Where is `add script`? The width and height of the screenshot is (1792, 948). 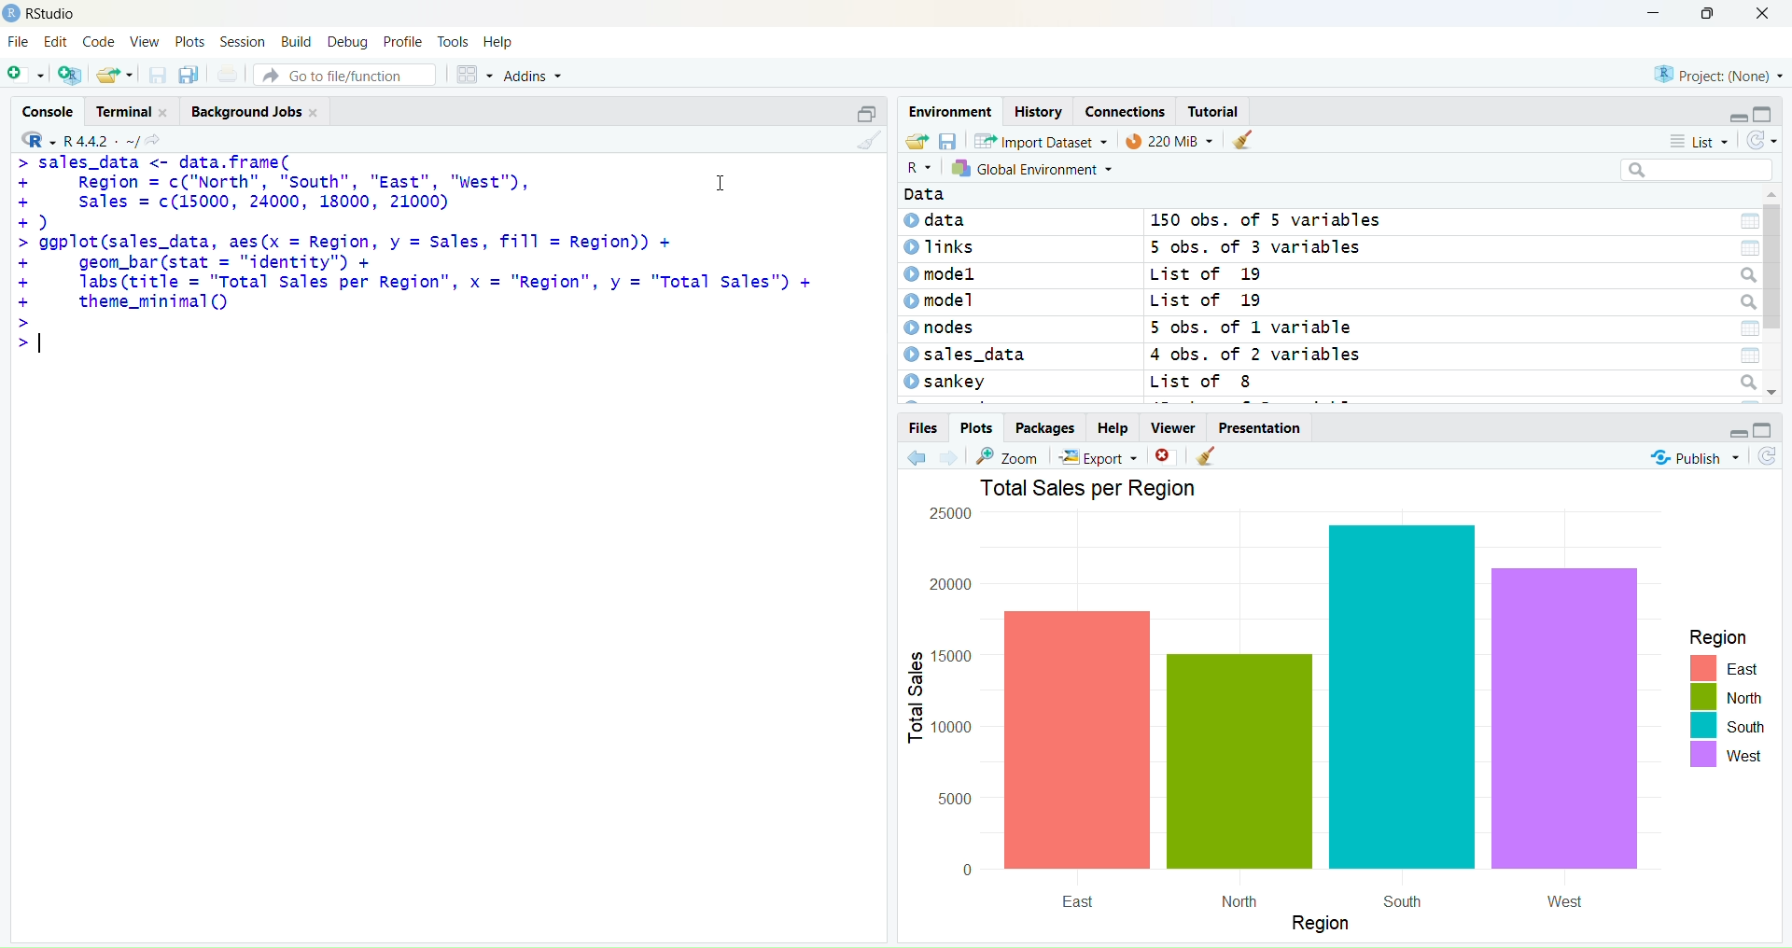
add script is located at coordinates (24, 76).